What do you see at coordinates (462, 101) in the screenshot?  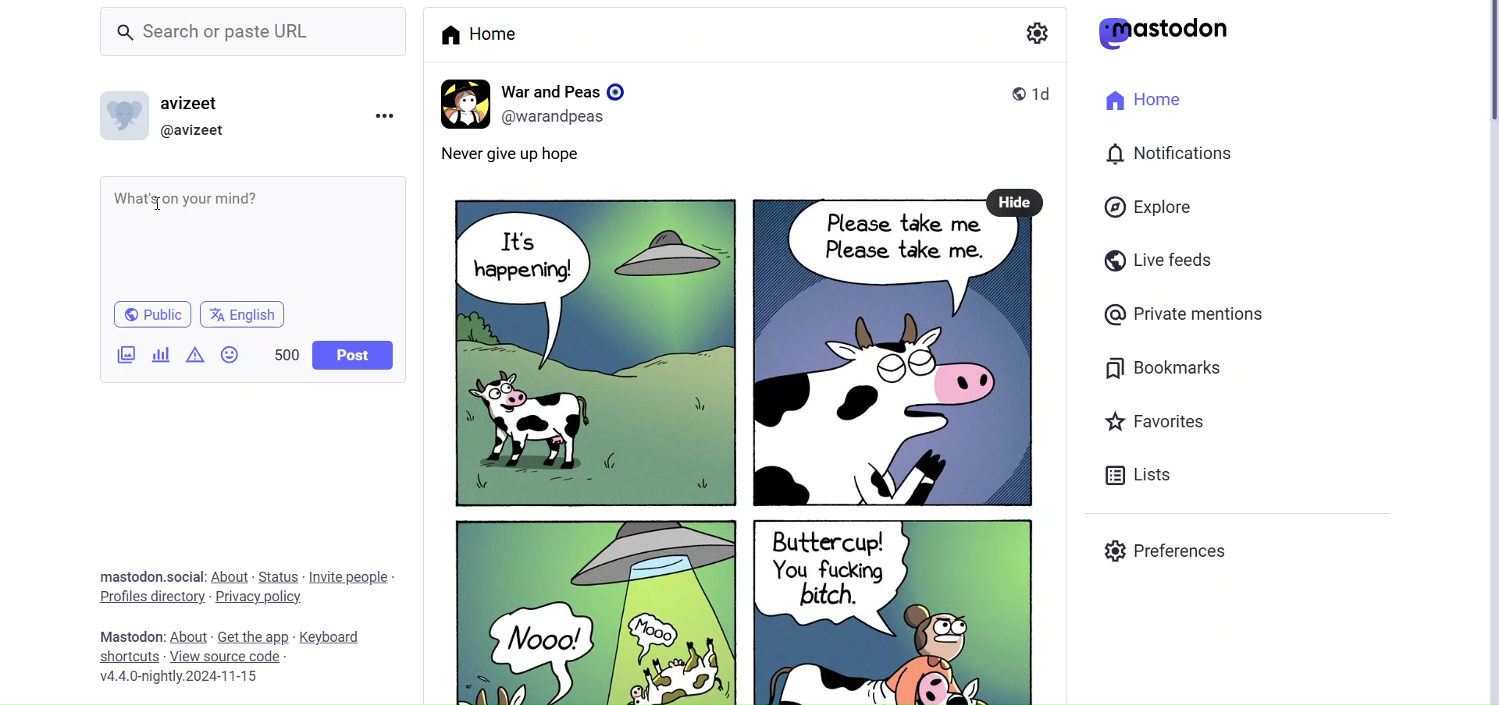 I see `profile Picture` at bounding box center [462, 101].